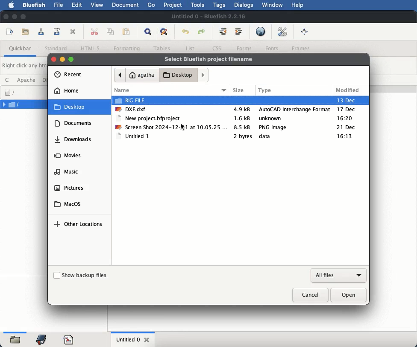  I want to click on close, so click(6, 16).